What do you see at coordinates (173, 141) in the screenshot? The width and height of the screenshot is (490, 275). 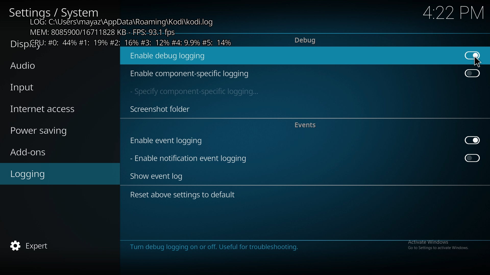 I see `enable event logging` at bounding box center [173, 141].